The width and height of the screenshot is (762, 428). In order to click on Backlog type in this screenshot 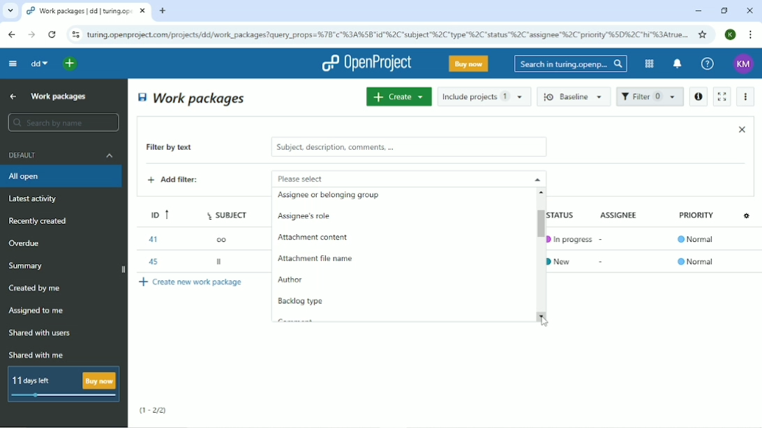, I will do `click(302, 301)`.